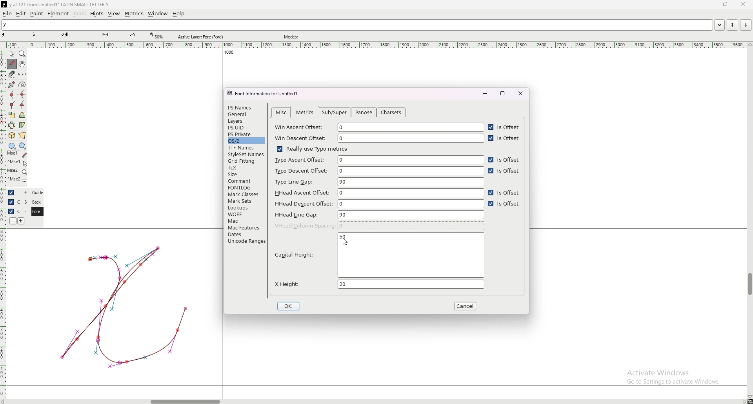 The height and width of the screenshot is (404, 753). Describe the element at coordinates (158, 14) in the screenshot. I see `window` at that location.